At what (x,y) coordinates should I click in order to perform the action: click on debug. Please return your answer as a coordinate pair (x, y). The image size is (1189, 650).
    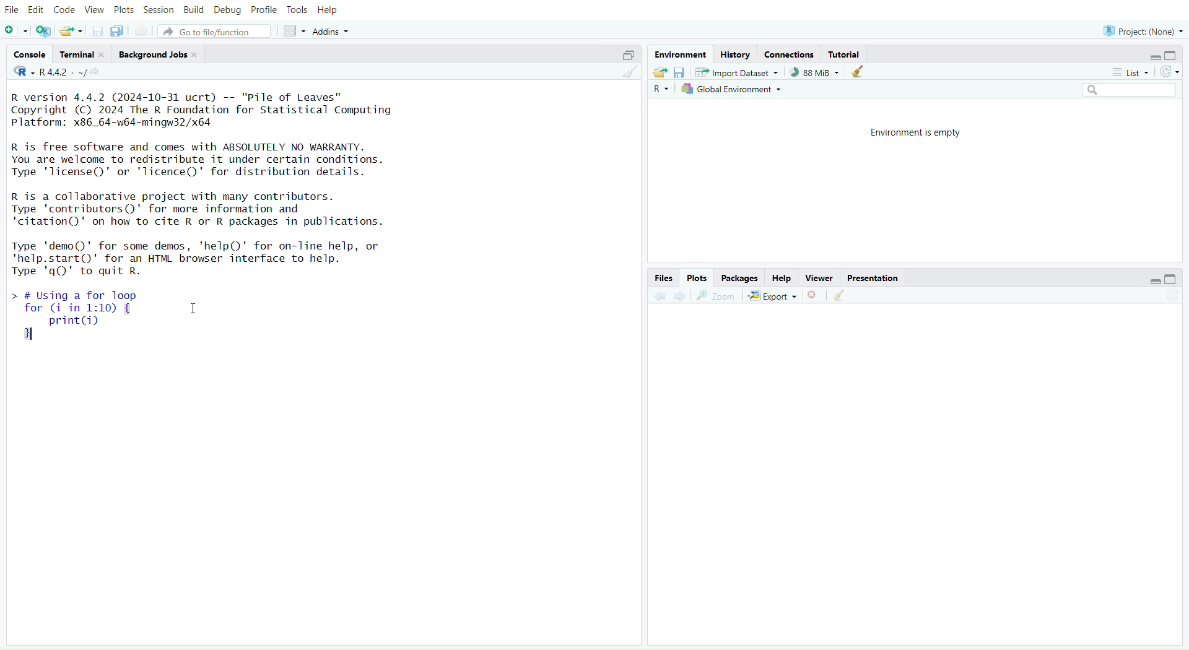
    Looking at the image, I should click on (227, 10).